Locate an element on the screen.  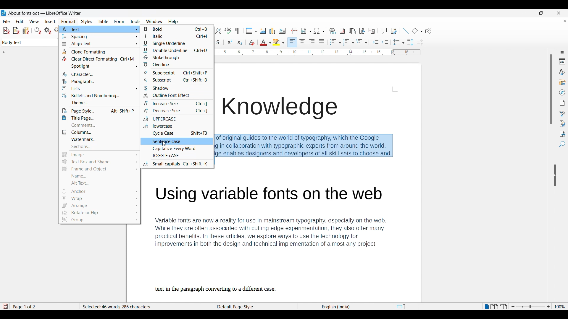
Paragraph selected by cursor is located at coordinates (307, 149).